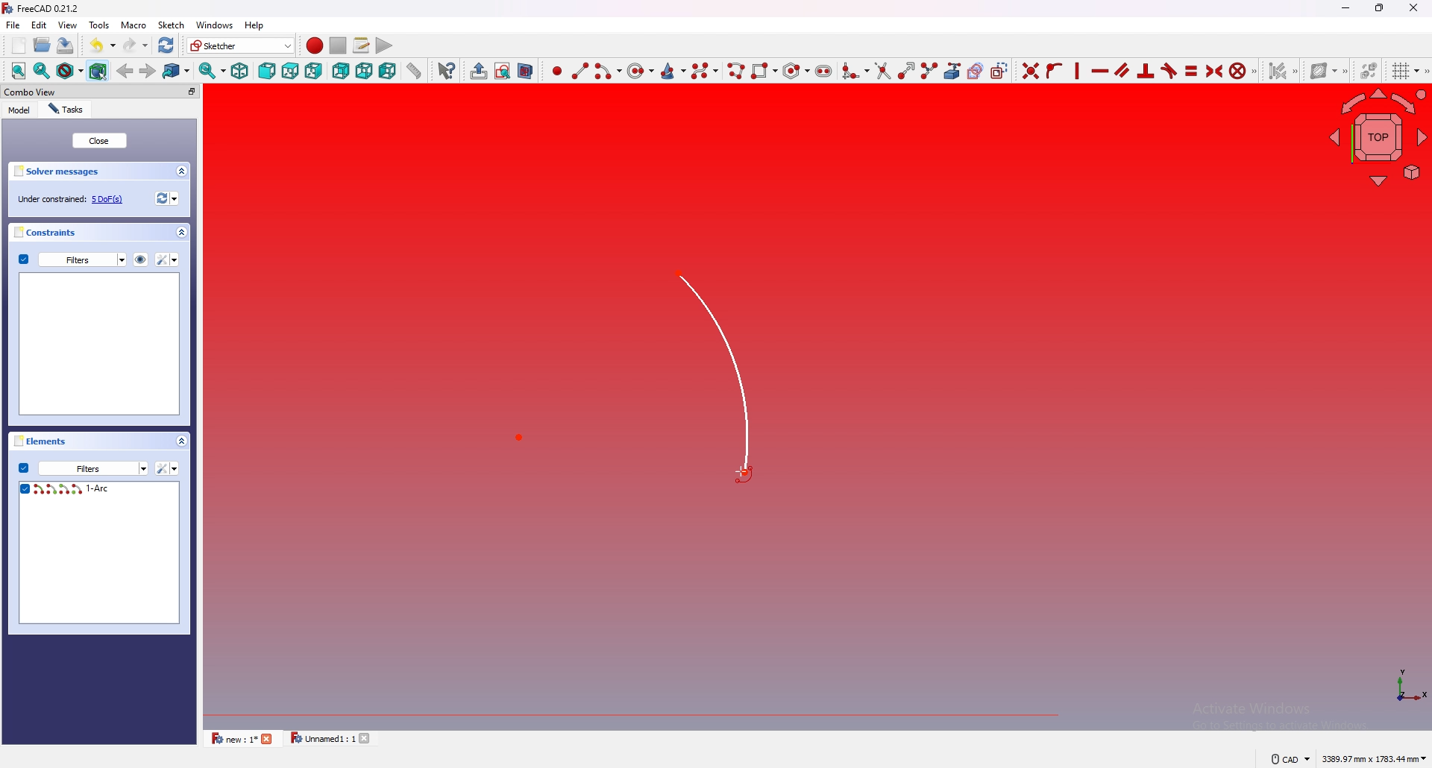 The image size is (1432, 768). What do you see at coordinates (315, 70) in the screenshot?
I see `right` at bounding box center [315, 70].